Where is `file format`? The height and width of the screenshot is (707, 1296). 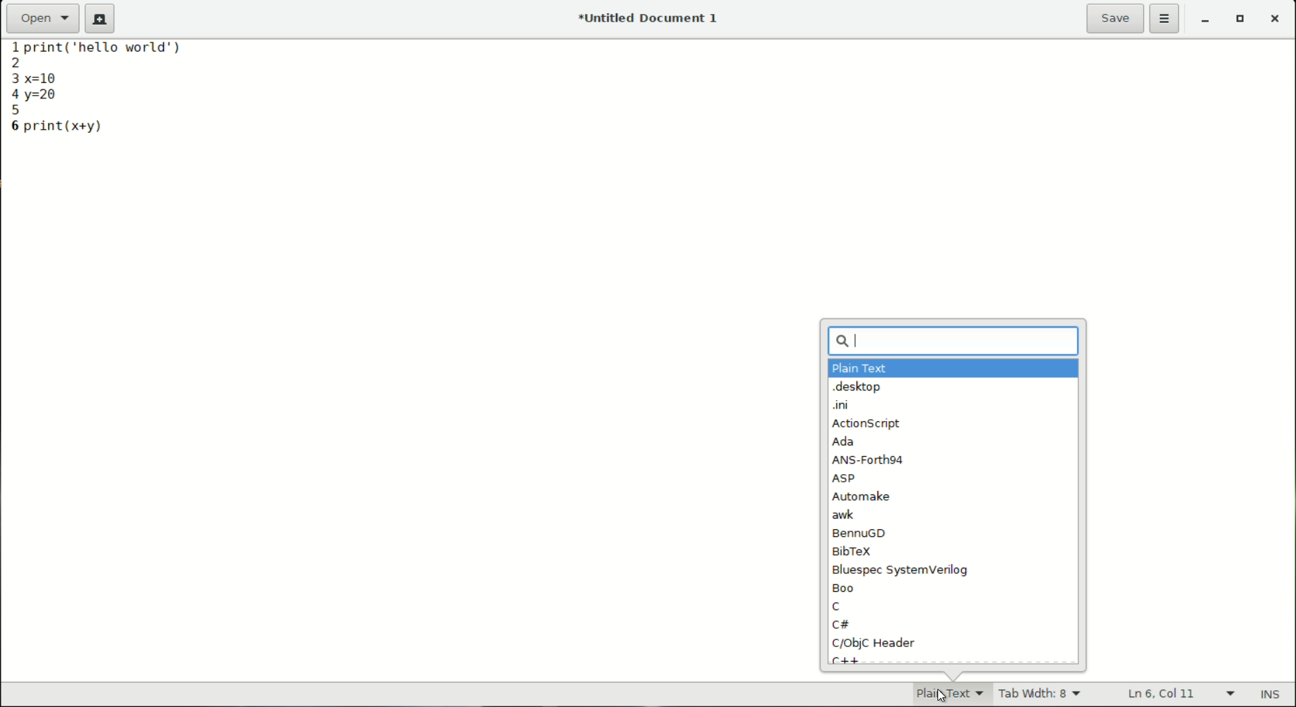
file format is located at coordinates (940, 693).